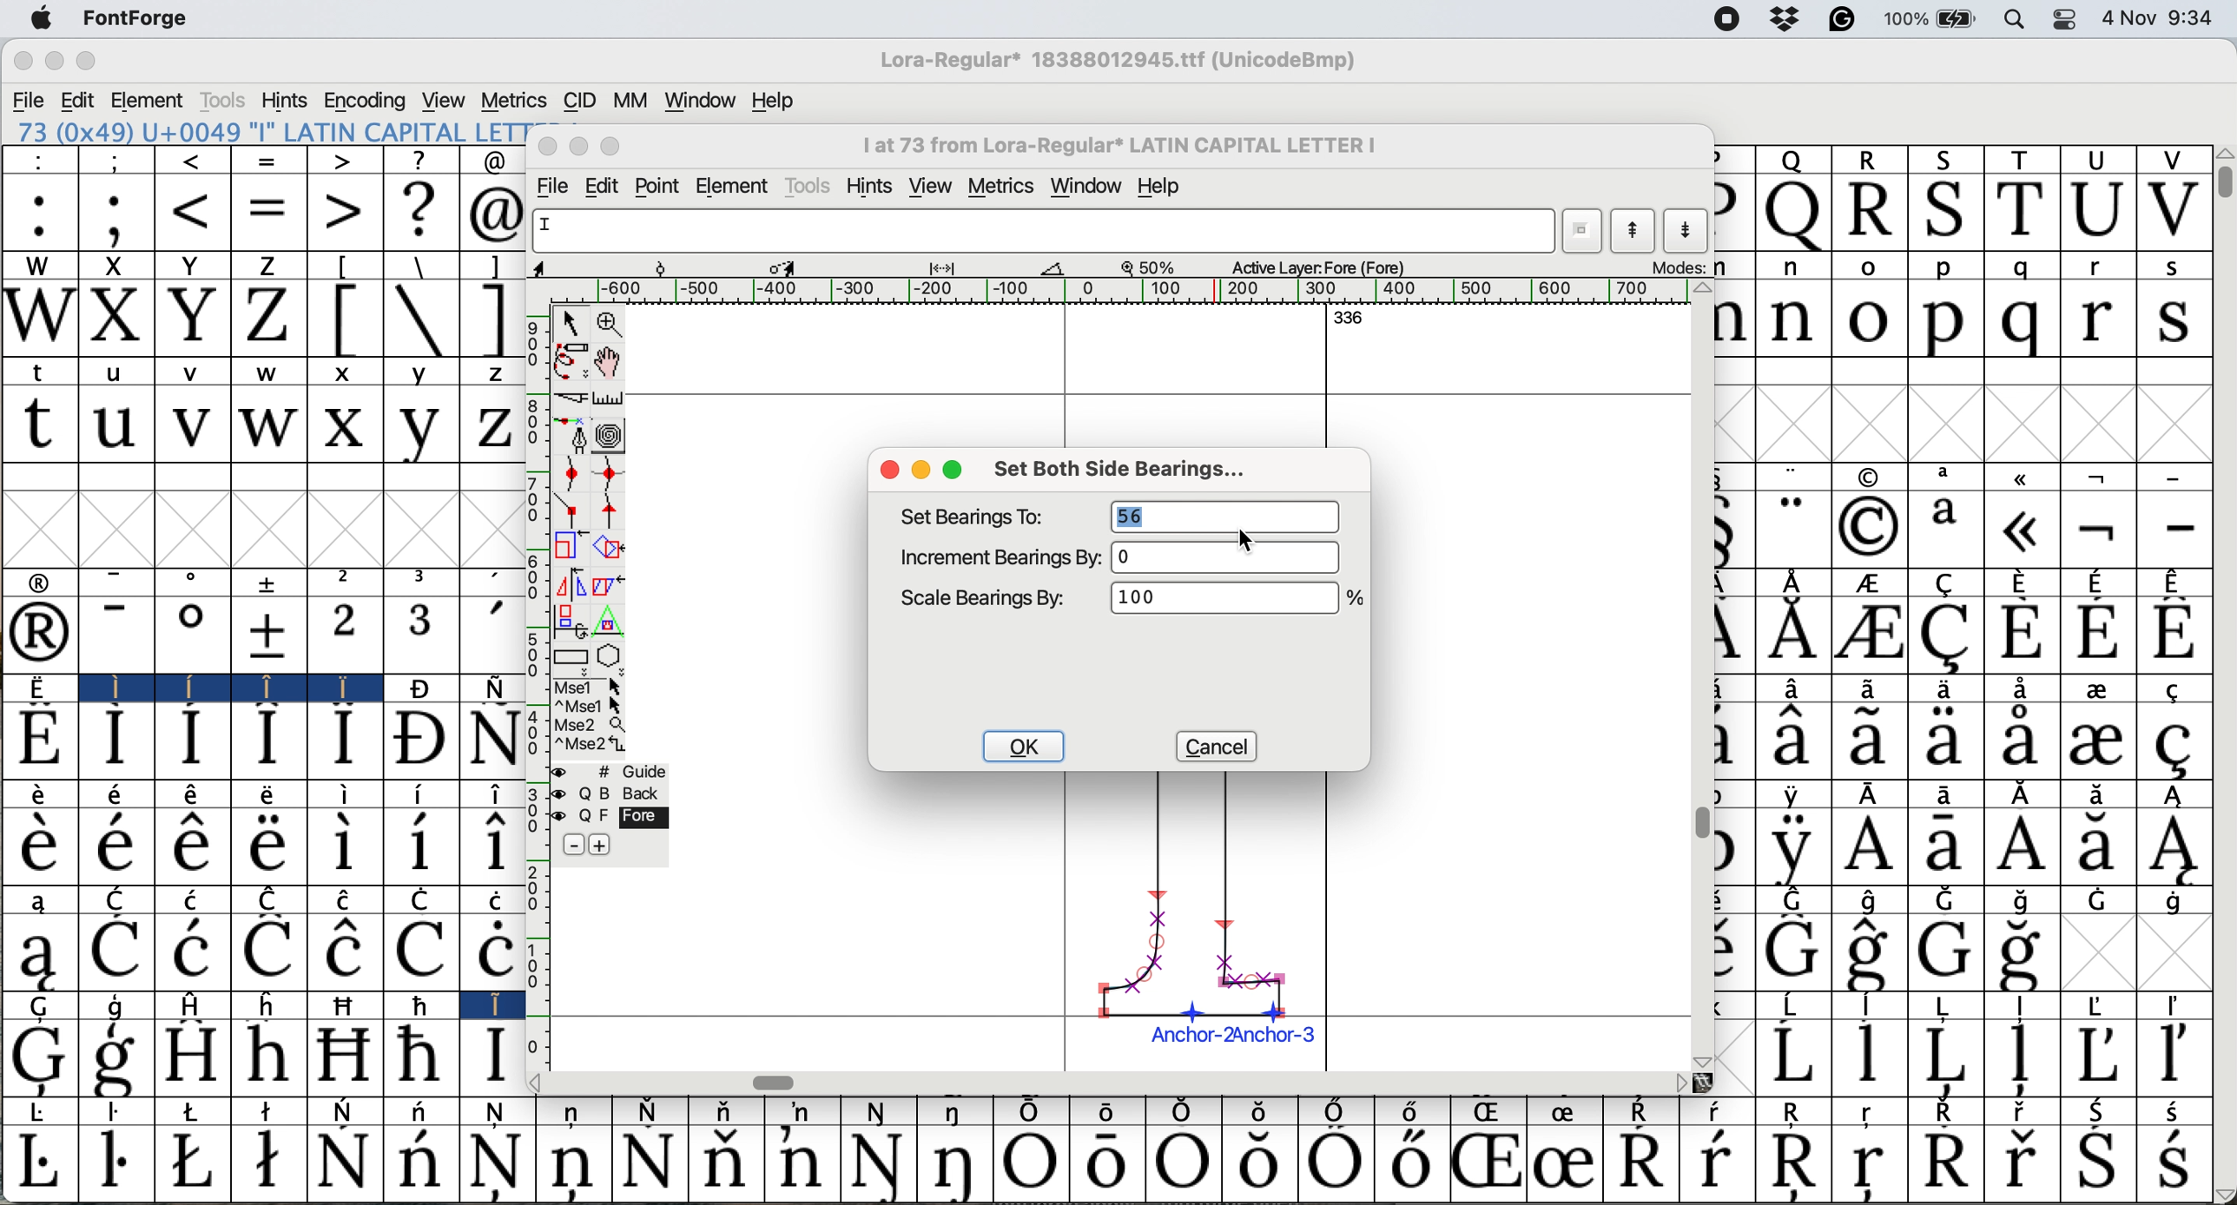  Describe the element at coordinates (114, 845) in the screenshot. I see `Symbol` at that location.